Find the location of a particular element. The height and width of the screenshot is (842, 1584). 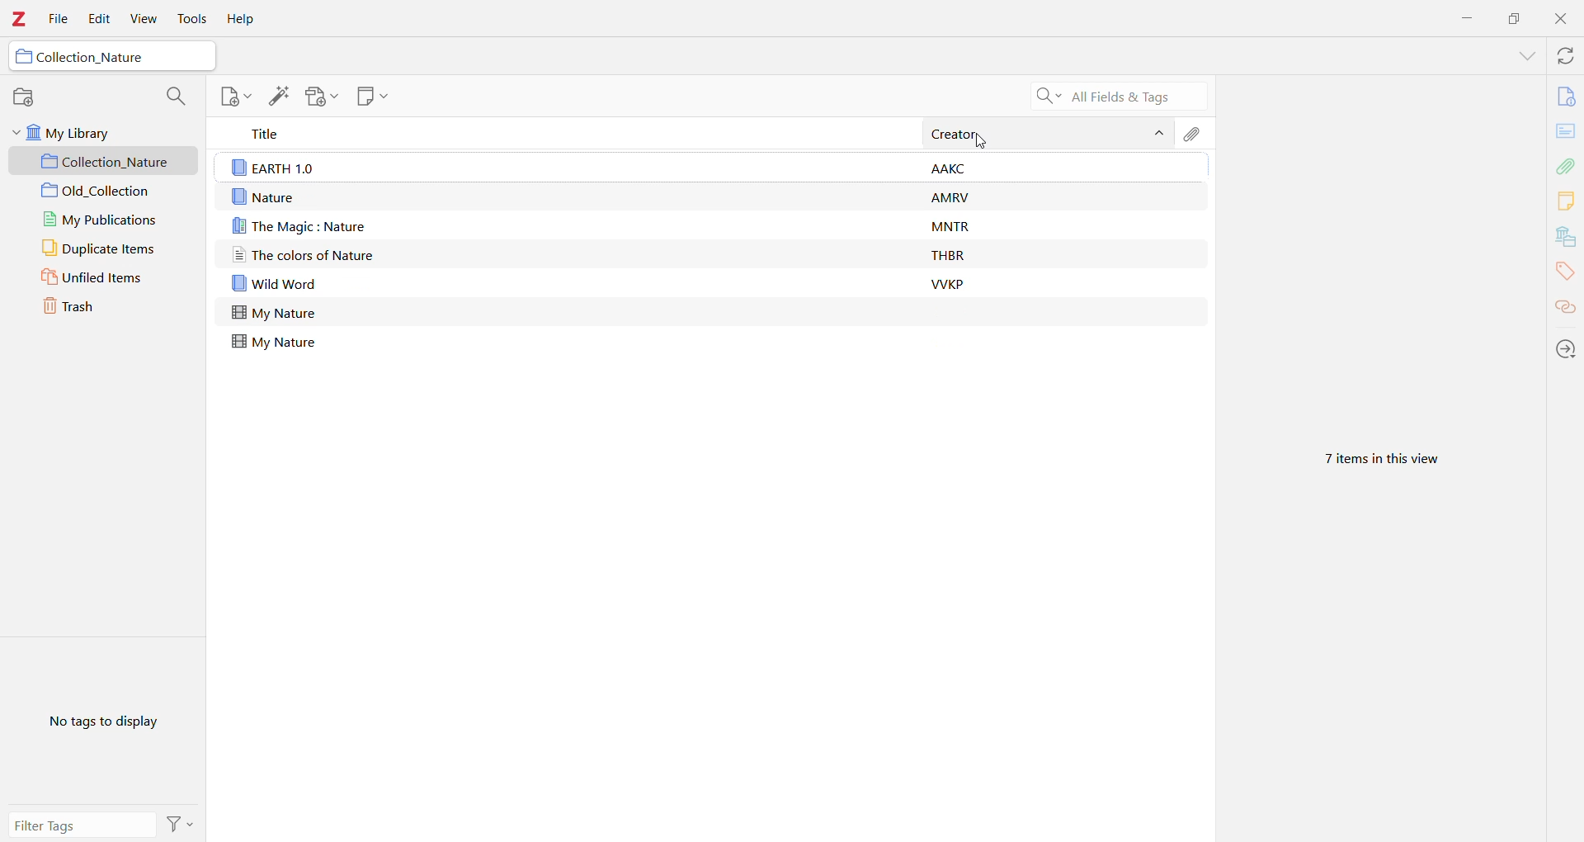

File is located at coordinates (59, 19).